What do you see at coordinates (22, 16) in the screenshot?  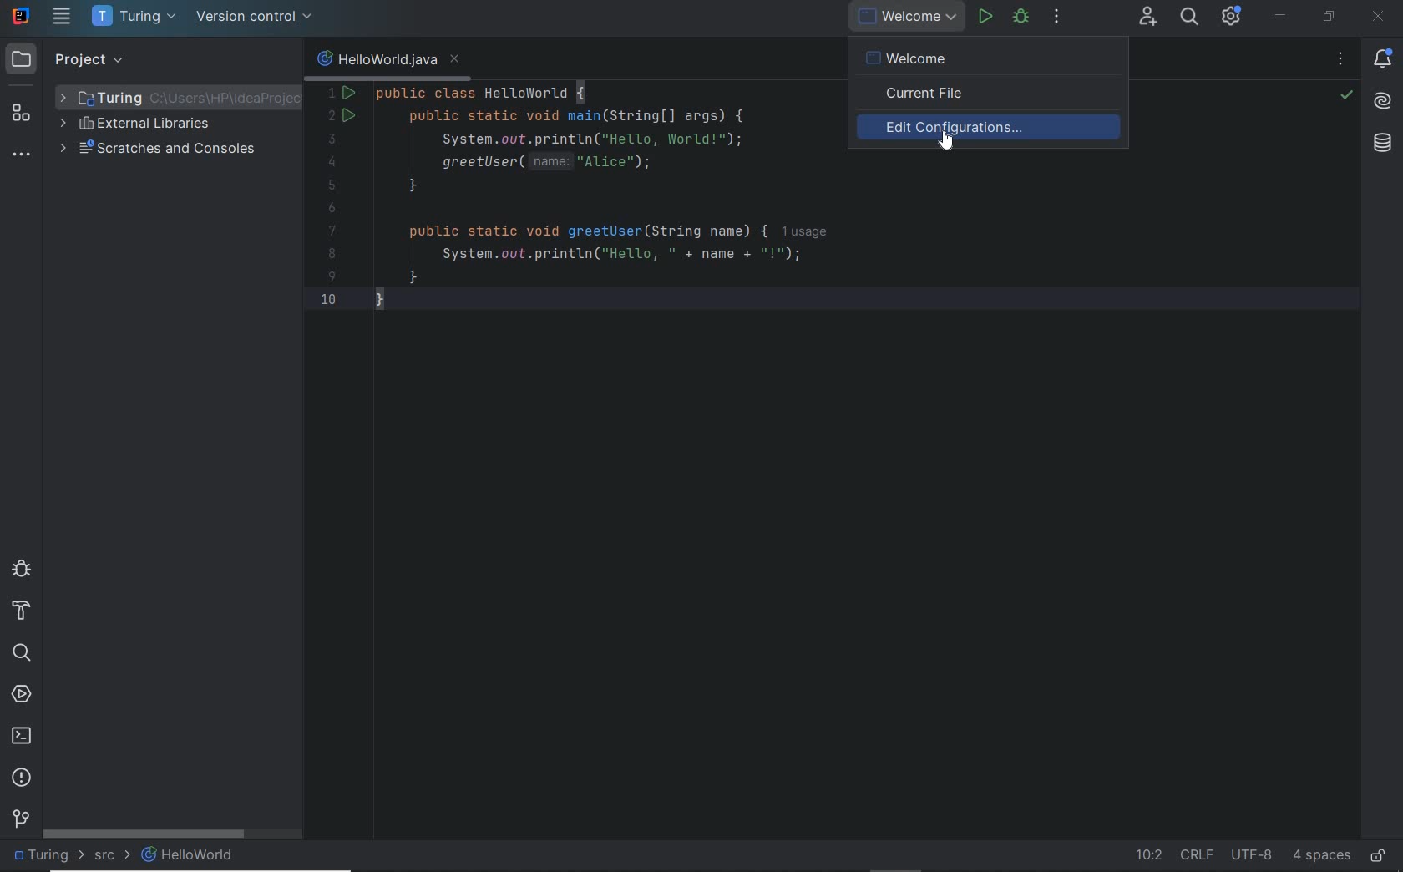 I see `system name` at bounding box center [22, 16].